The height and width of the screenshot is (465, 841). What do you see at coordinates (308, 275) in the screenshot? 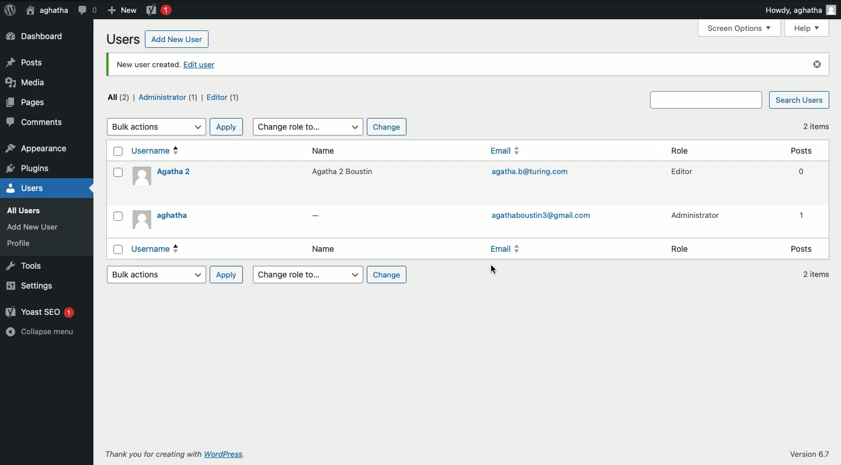
I see `Change role to` at bounding box center [308, 275].